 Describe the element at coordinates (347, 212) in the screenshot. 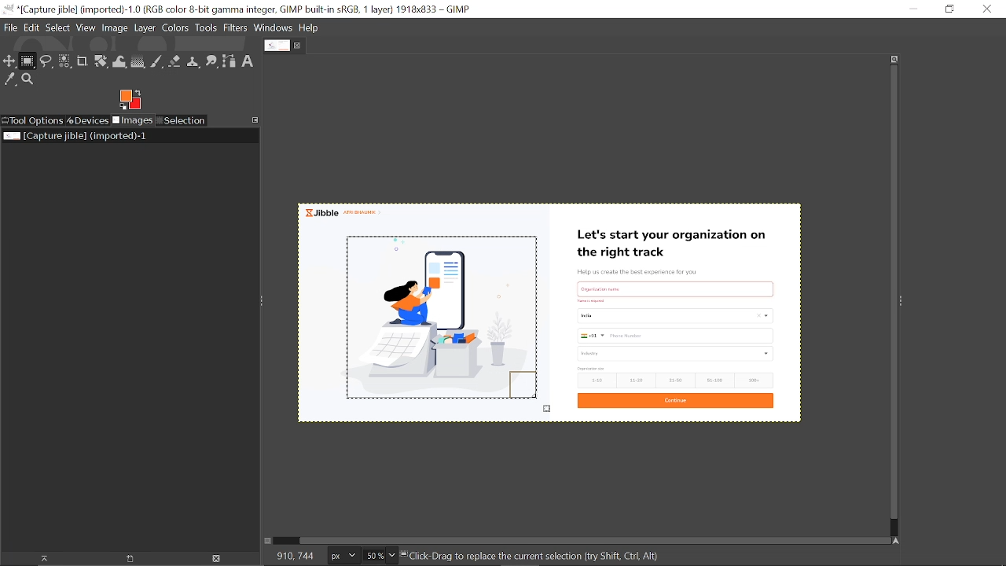

I see `Jibble` at that location.